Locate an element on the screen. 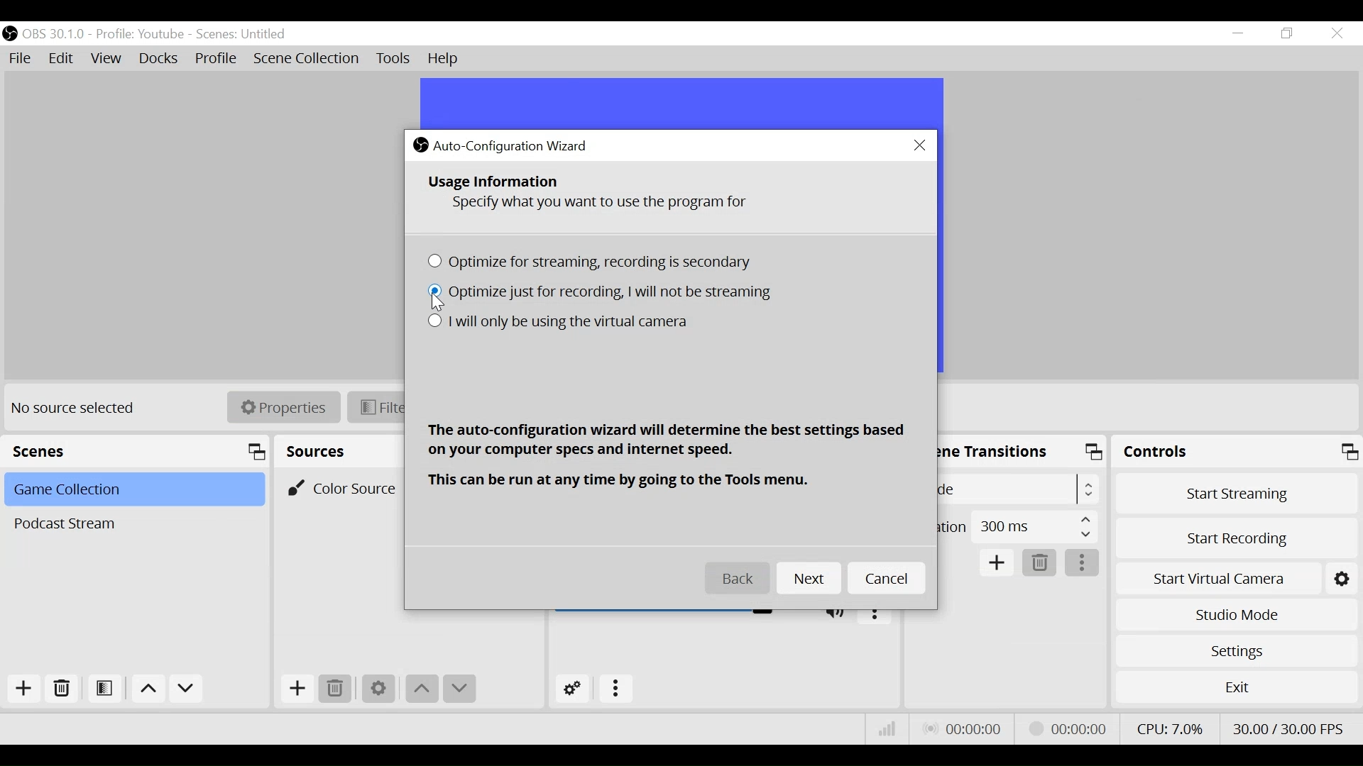 This screenshot has height=766, width=1363. Live Status is located at coordinates (964, 728).